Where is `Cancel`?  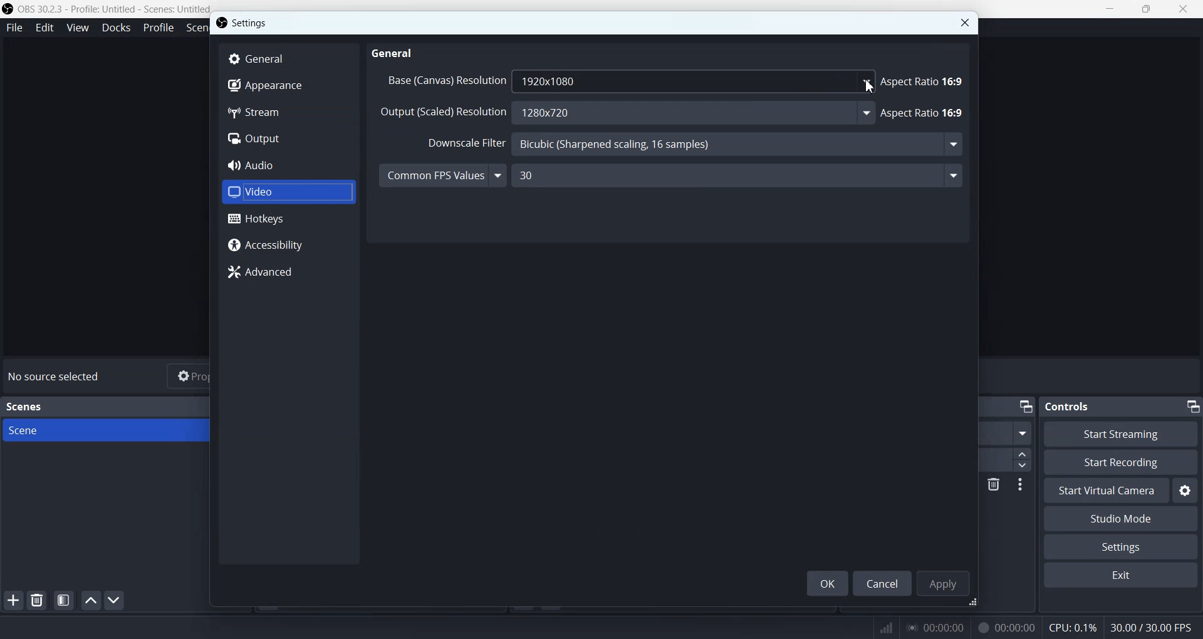
Cancel is located at coordinates (883, 583).